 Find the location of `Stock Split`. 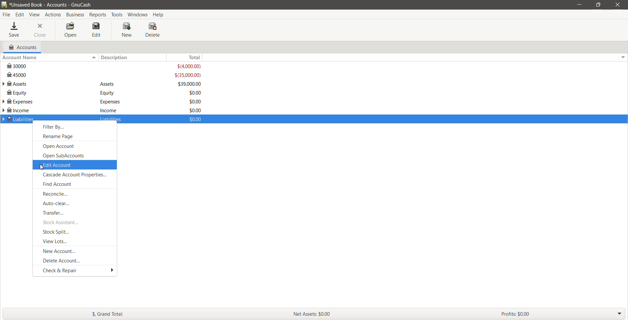

Stock Split is located at coordinates (58, 232).